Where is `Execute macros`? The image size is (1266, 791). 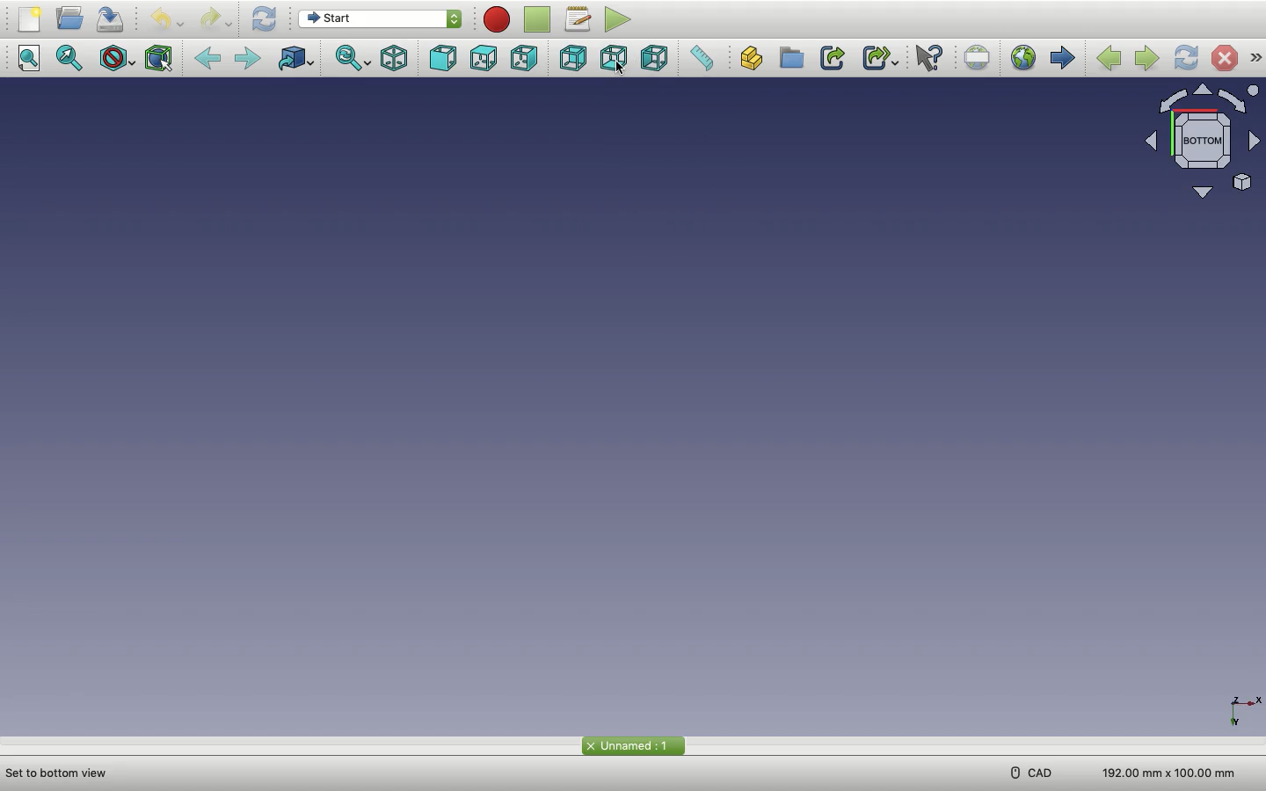 Execute macros is located at coordinates (622, 21).